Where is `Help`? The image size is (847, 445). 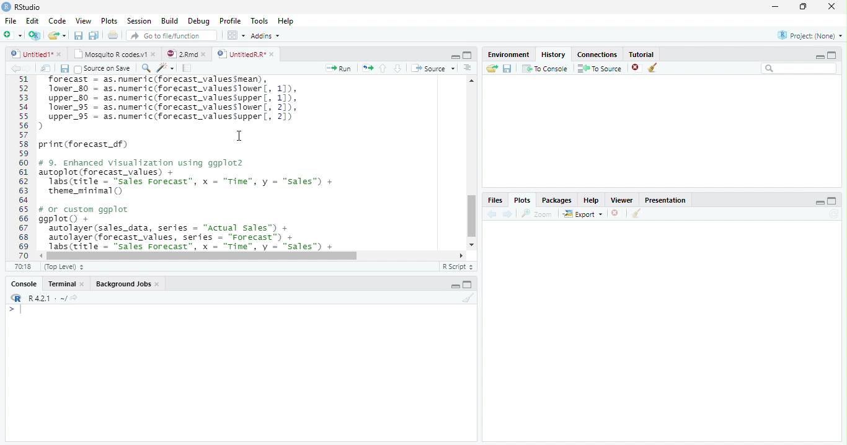
Help is located at coordinates (285, 20).